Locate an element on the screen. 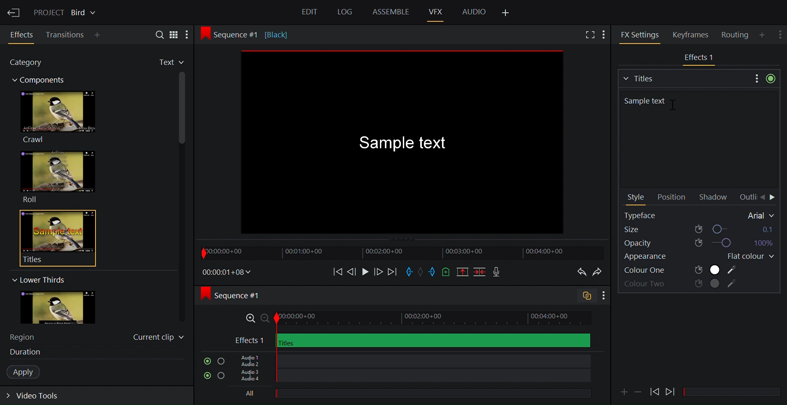  Video Track Effects is located at coordinates (412, 340).